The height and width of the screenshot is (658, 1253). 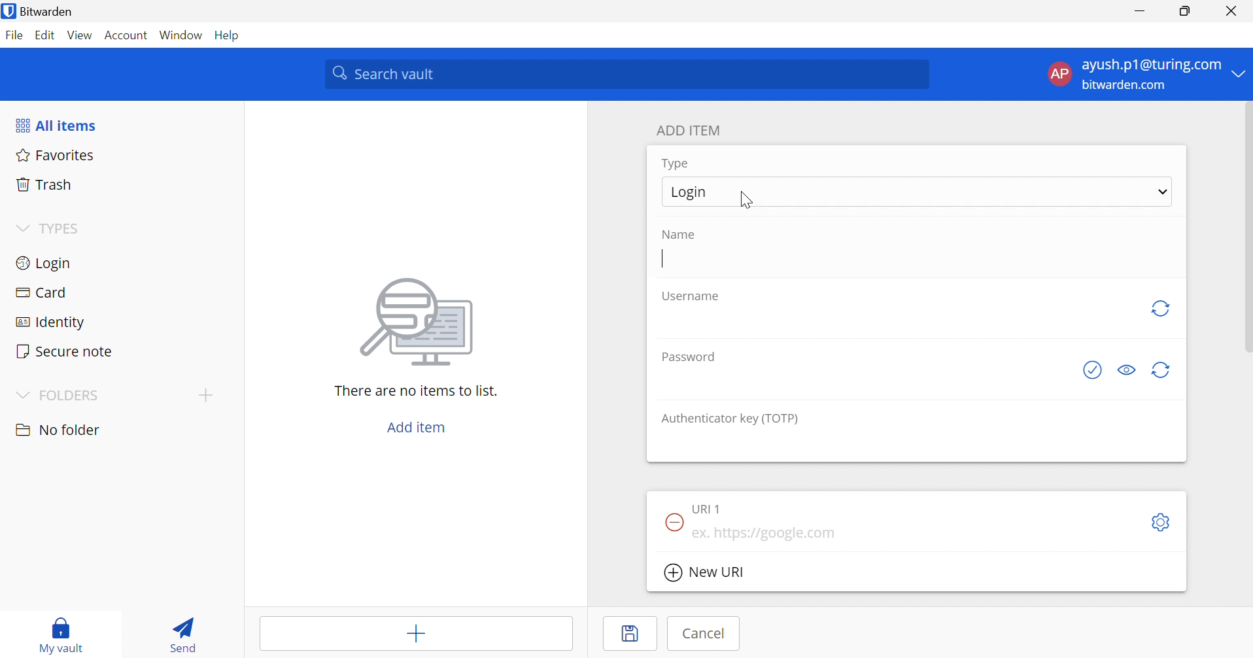 What do you see at coordinates (689, 193) in the screenshot?
I see `Login` at bounding box center [689, 193].